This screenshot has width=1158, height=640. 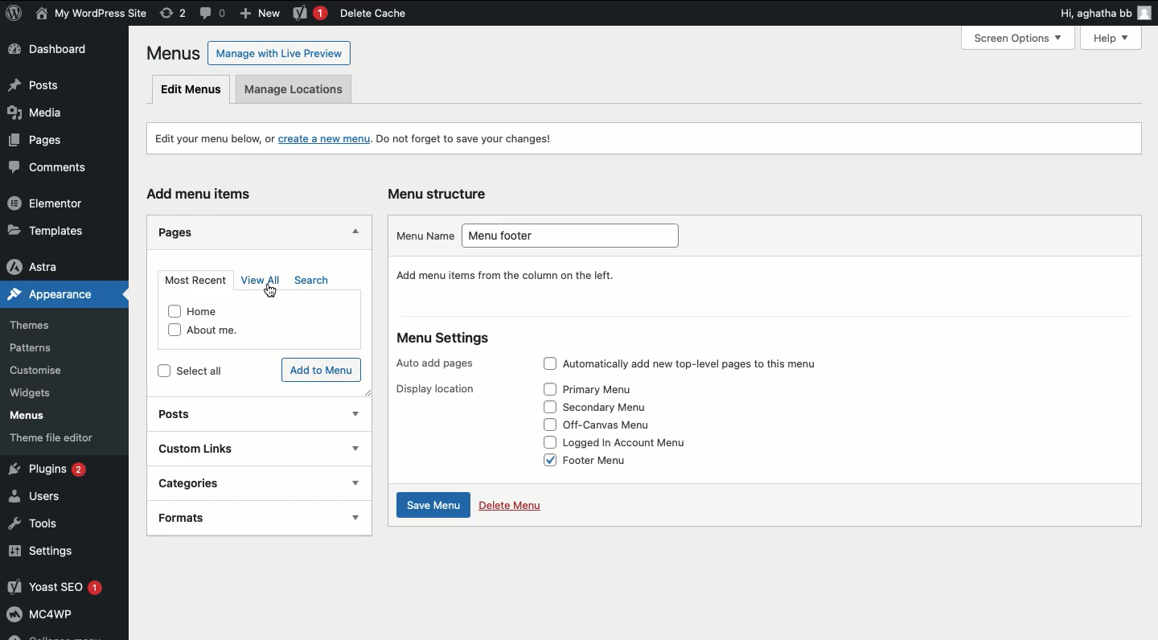 I want to click on Plugins 2, so click(x=60, y=470).